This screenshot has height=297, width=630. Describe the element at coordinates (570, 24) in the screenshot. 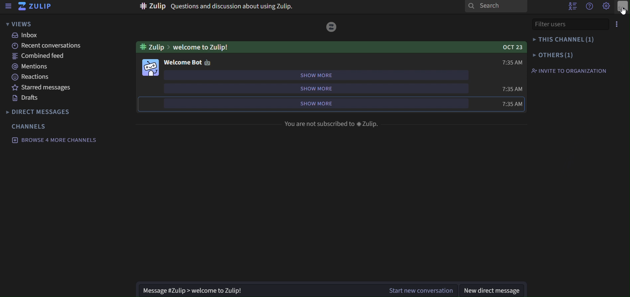

I see `filter users` at that location.